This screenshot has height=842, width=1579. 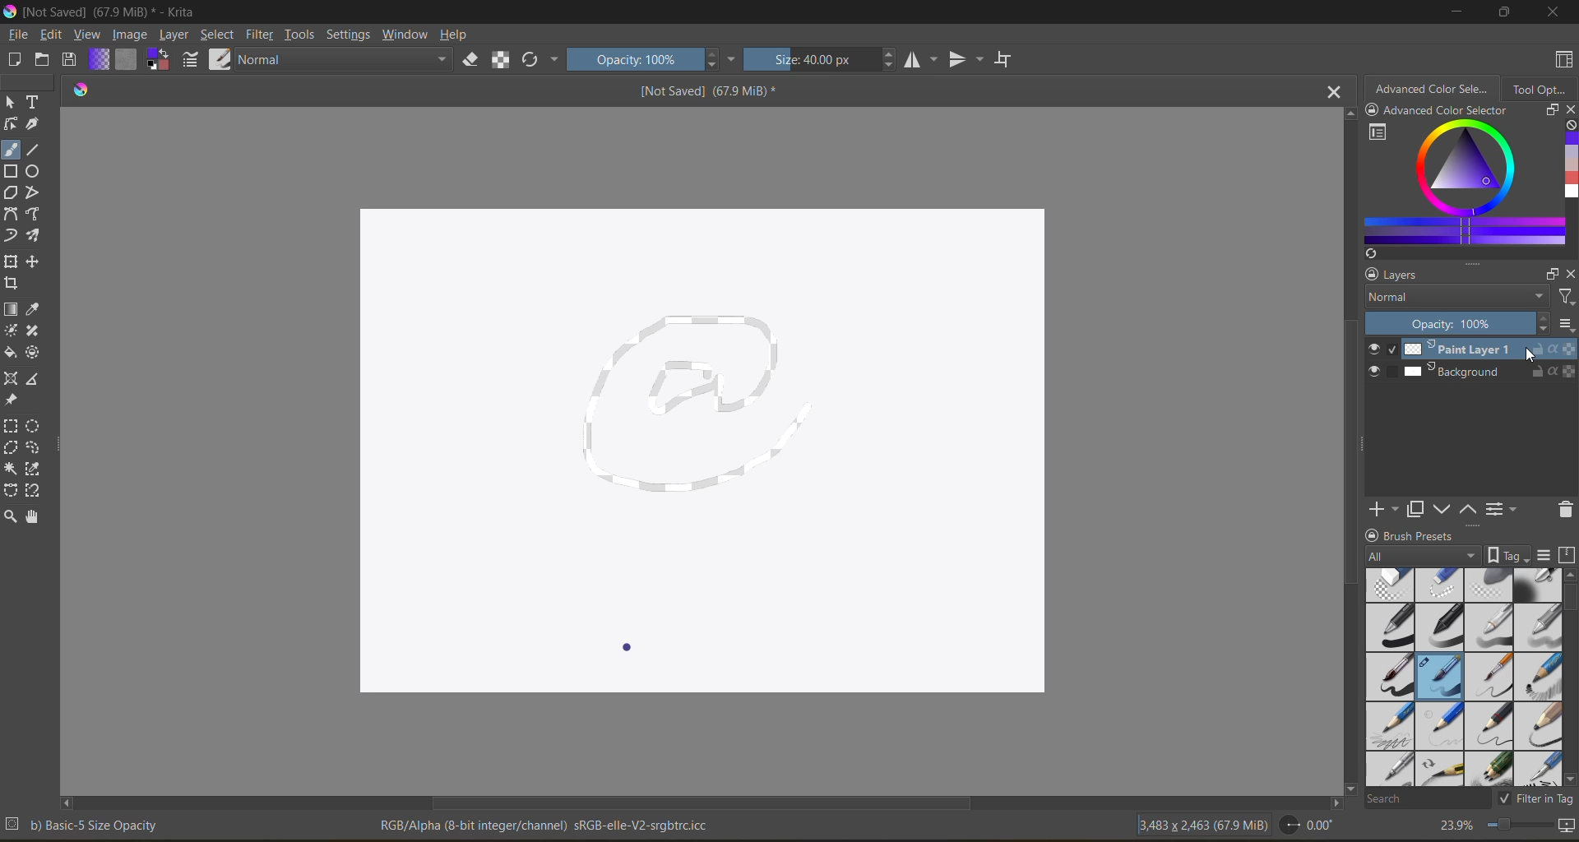 What do you see at coordinates (1506, 12) in the screenshot?
I see `maximize` at bounding box center [1506, 12].